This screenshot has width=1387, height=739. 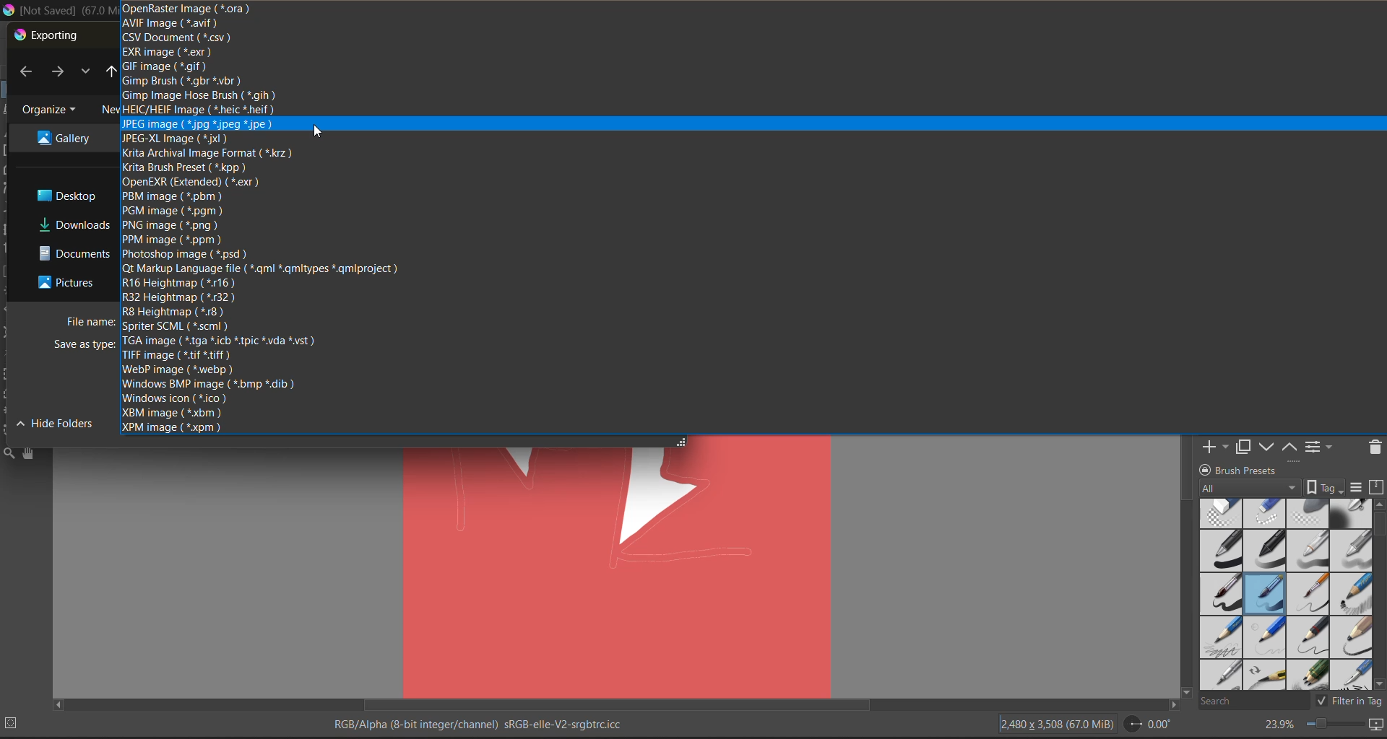 What do you see at coordinates (1378, 488) in the screenshot?
I see `storage resources` at bounding box center [1378, 488].